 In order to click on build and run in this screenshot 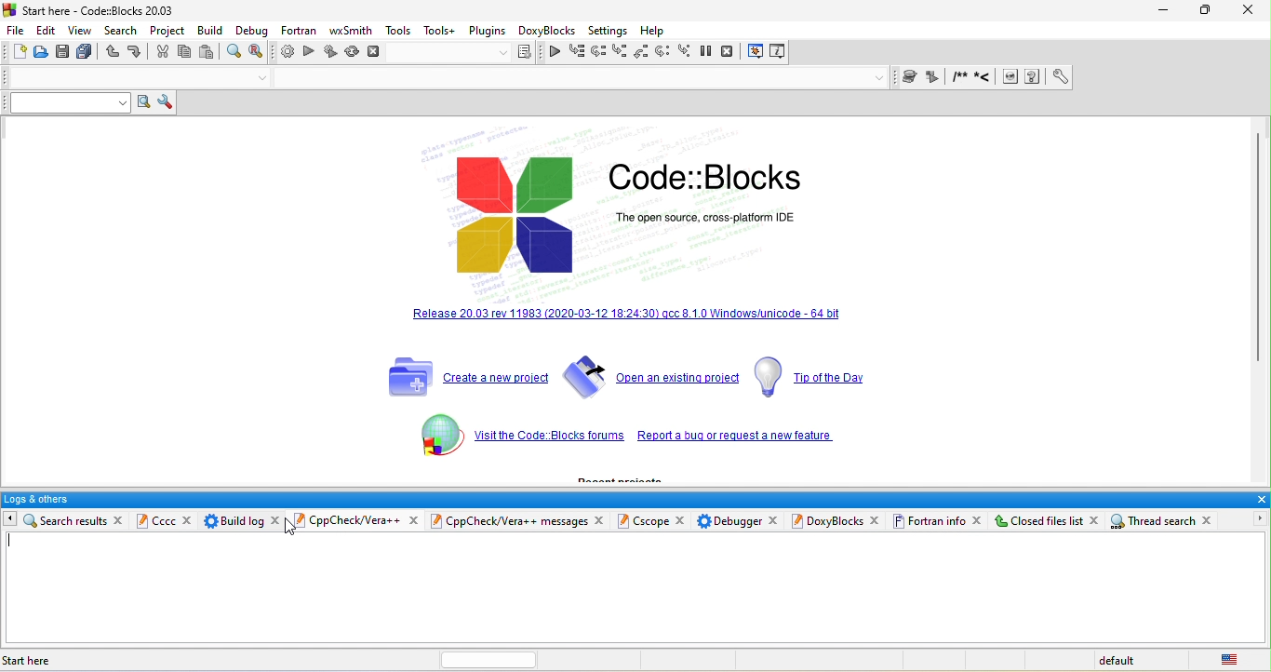, I will do `click(331, 52)`.